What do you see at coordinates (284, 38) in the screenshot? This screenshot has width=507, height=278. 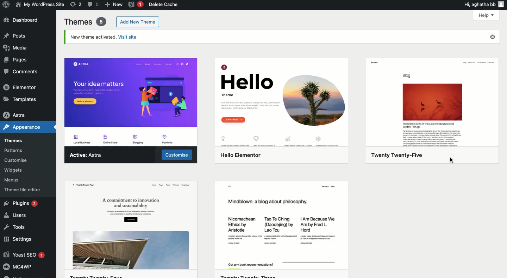 I see `New theme activated` at bounding box center [284, 38].